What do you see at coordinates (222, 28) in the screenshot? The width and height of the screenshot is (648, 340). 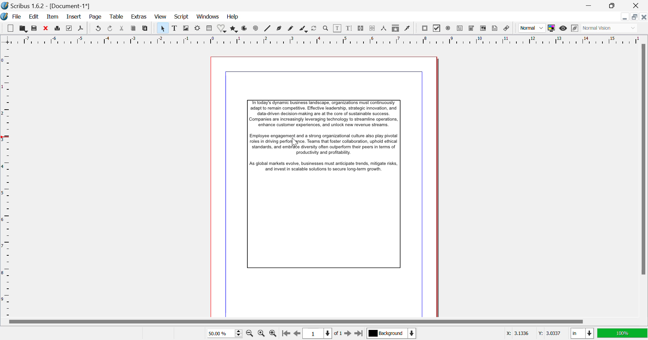 I see `Shapes` at bounding box center [222, 28].